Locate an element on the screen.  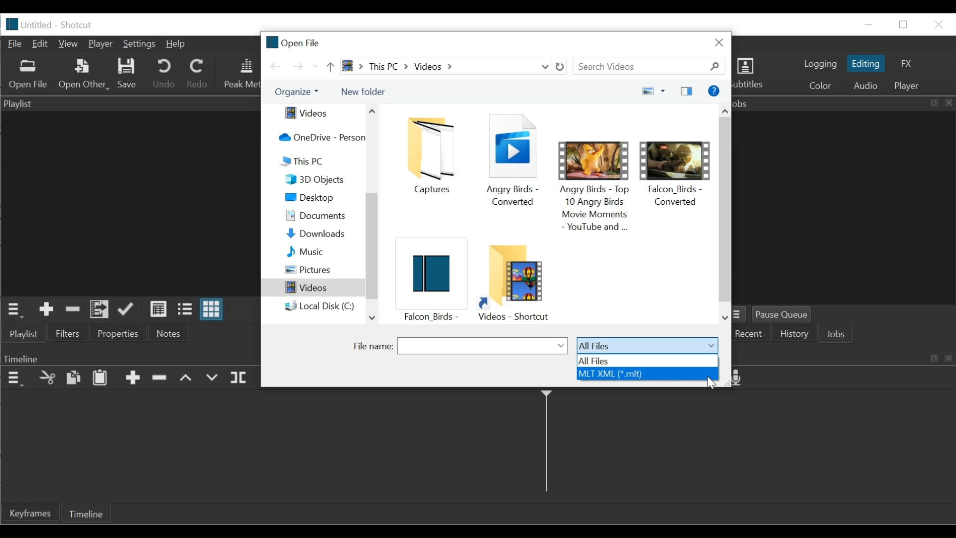
Timeline cursor is located at coordinates (546, 444).